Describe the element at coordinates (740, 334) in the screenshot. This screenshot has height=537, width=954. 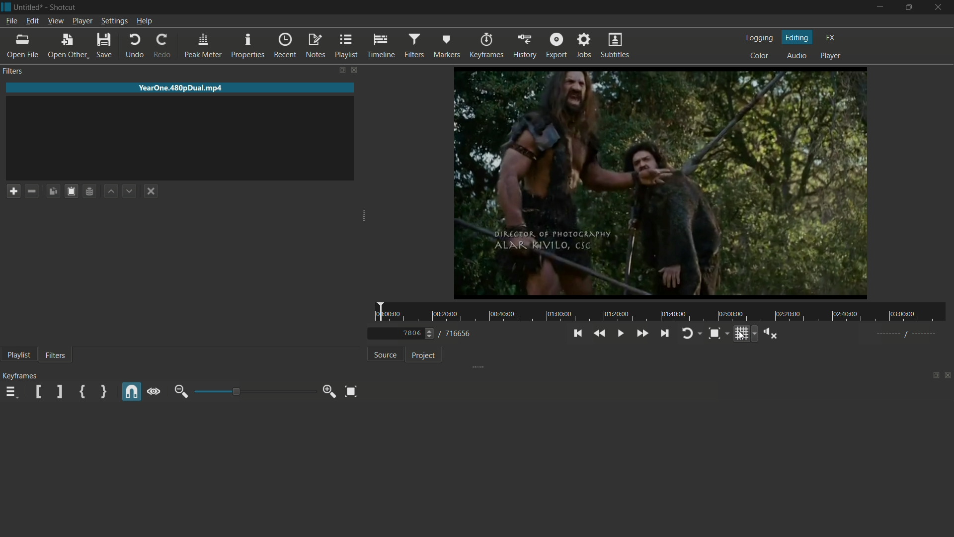
I see `toggle grid` at that location.